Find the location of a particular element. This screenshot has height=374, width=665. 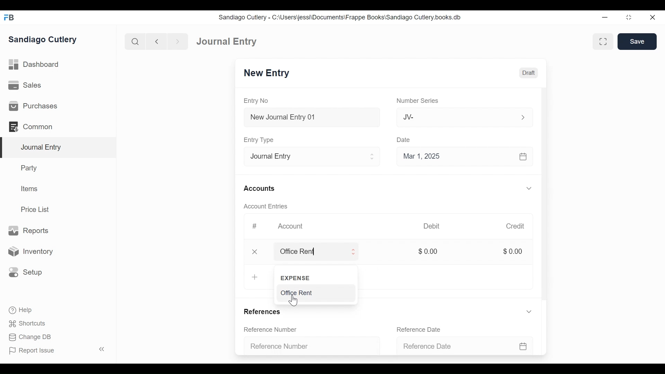

Report Issue is located at coordinates (35, 351).